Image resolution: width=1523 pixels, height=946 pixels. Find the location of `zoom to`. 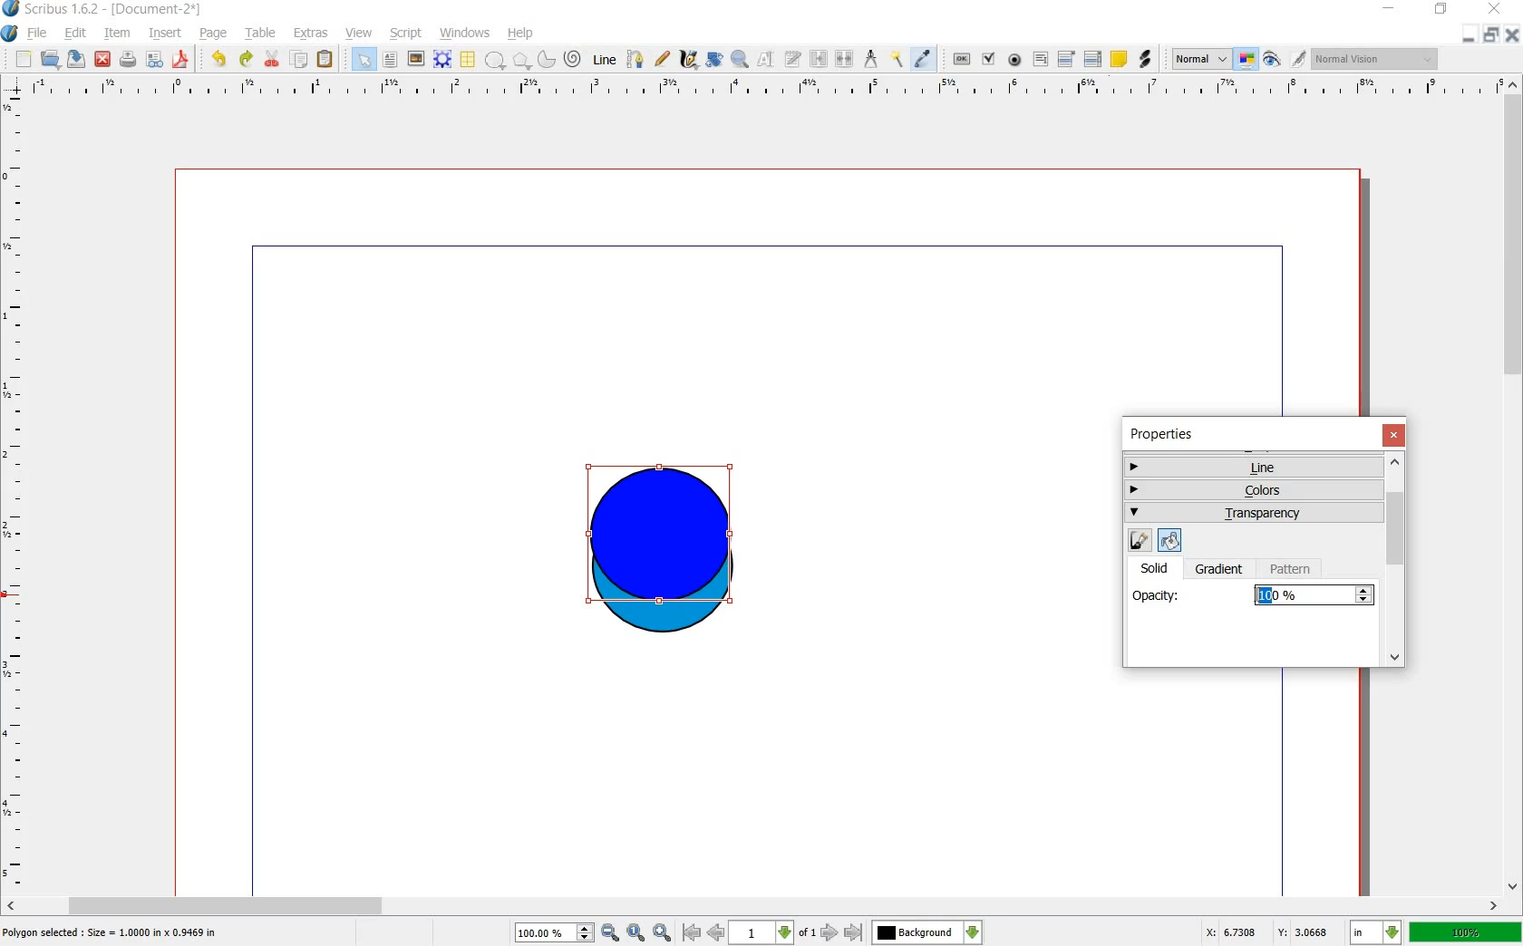

zoom to is located at coordinates (636, 932).